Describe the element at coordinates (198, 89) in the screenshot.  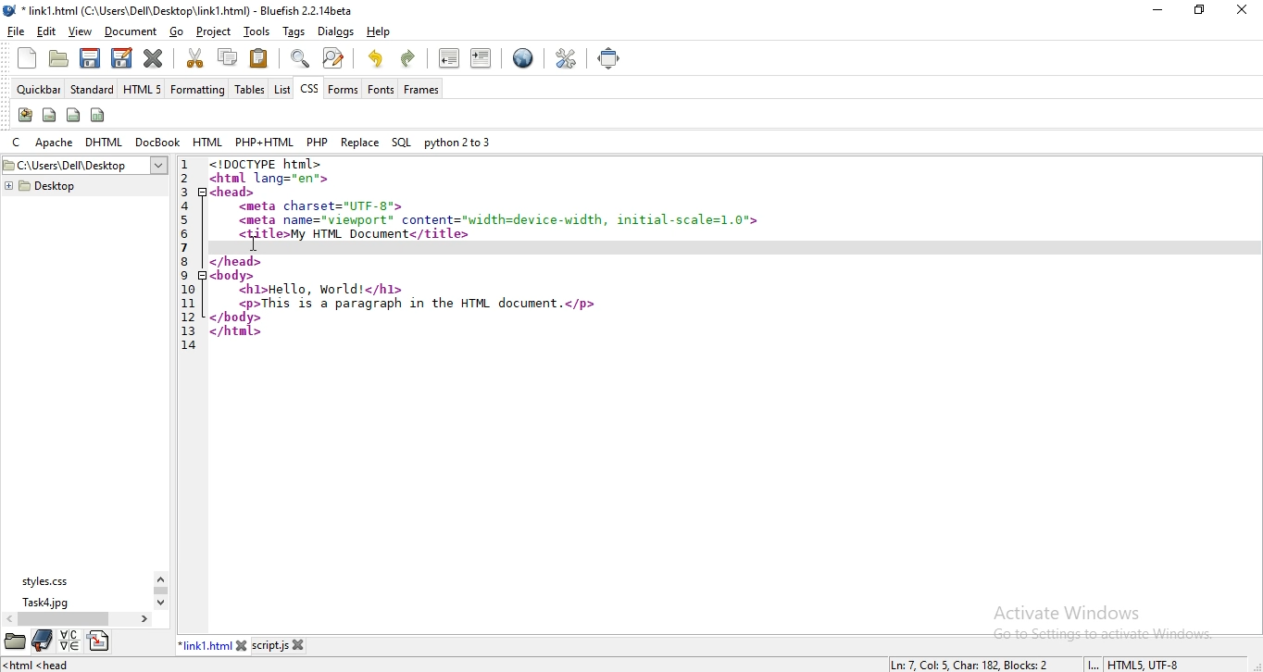
I see `formatting` at that location.